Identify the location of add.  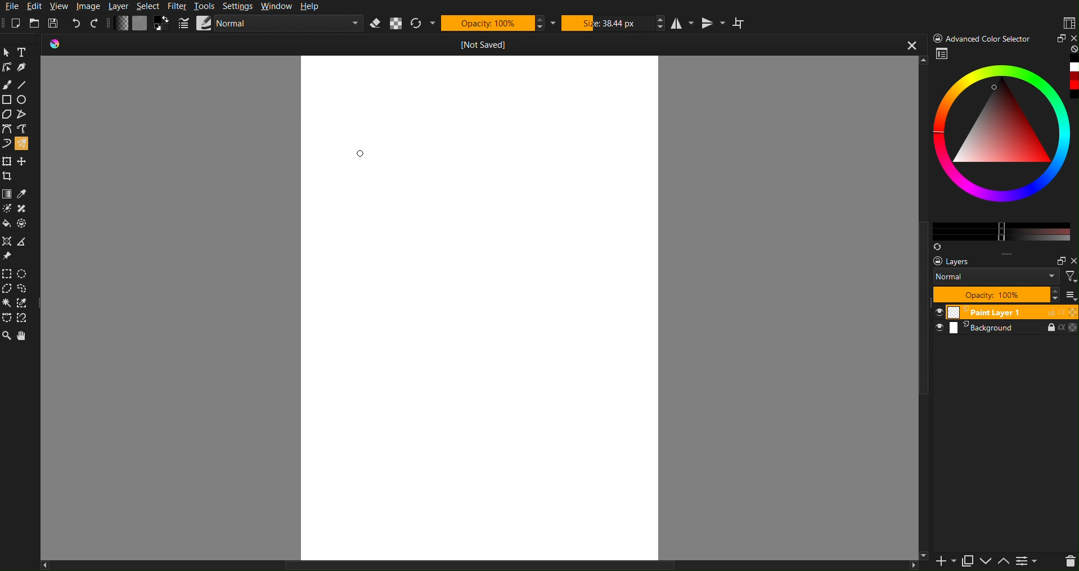
(939, 563).